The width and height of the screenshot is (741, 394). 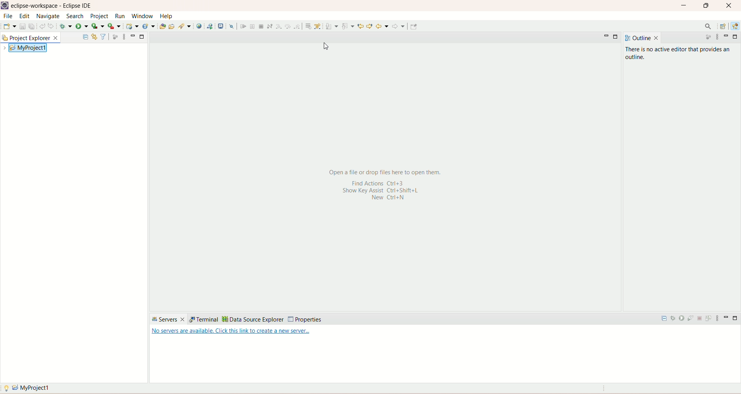 I want to click on drop to frame, so click(x=309, y=26).